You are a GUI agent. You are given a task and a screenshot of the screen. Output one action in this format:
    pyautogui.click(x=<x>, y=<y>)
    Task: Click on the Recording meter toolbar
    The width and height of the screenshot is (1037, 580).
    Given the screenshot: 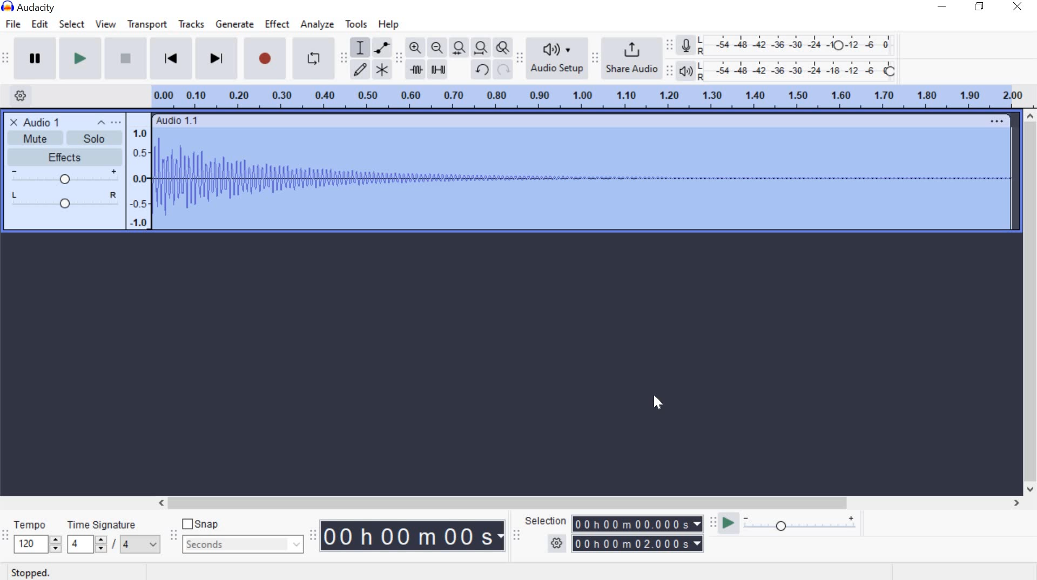 What is the action you would take?
    pyautogui.click(x=669, y=43)
    